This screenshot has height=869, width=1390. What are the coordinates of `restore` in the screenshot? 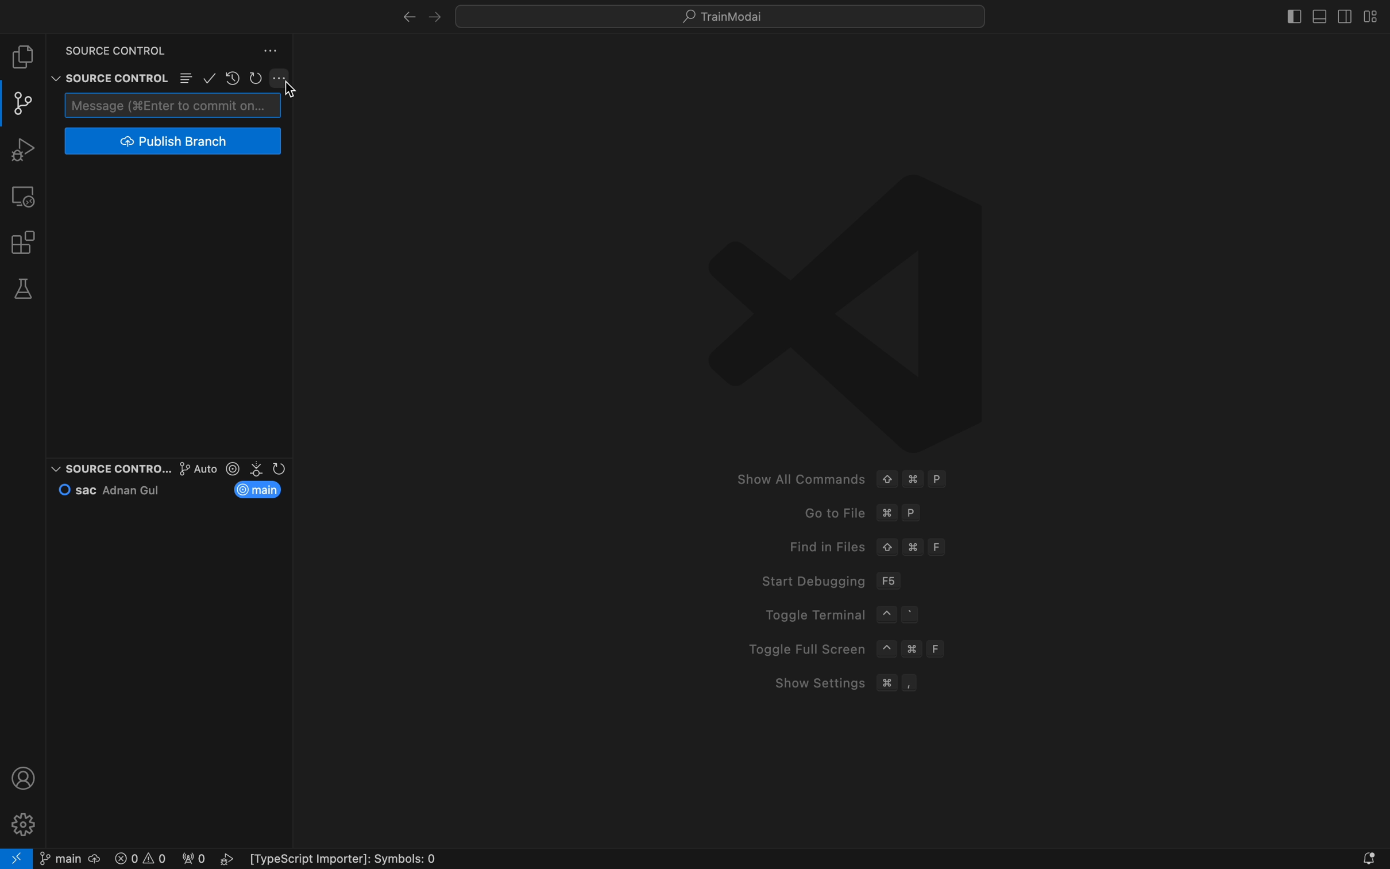 It's located at (232, 78).